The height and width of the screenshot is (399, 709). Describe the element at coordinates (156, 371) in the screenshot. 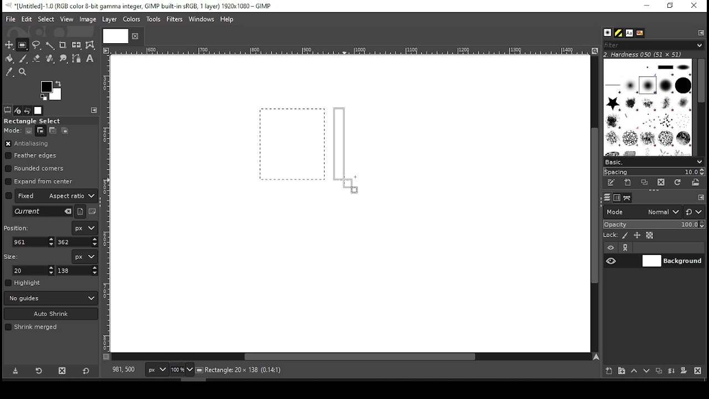

I see `px` at that location.